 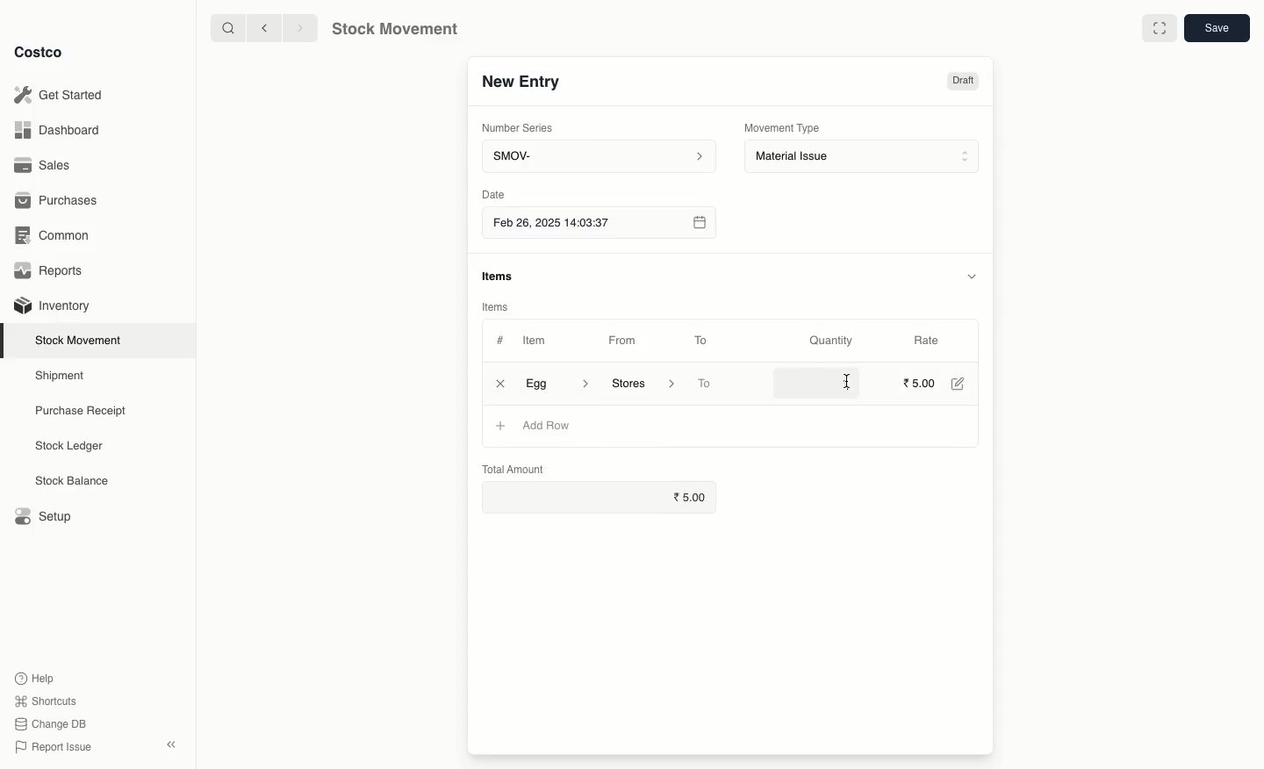 What do you see at coordinates (170, 744) in the screenshot?
I see `collapse` at bounding box center [170, 744].